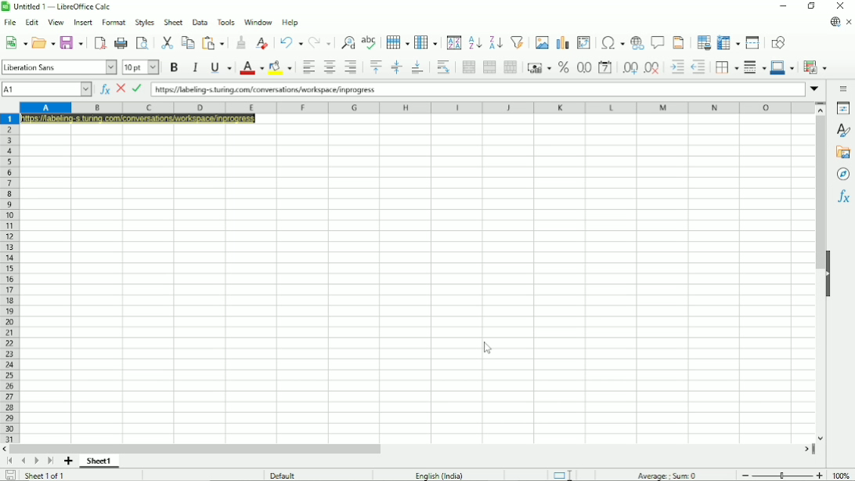 Image resolution: width=855 pixels, height=481 pixels. I want to click on Hide, so click(829, 276).